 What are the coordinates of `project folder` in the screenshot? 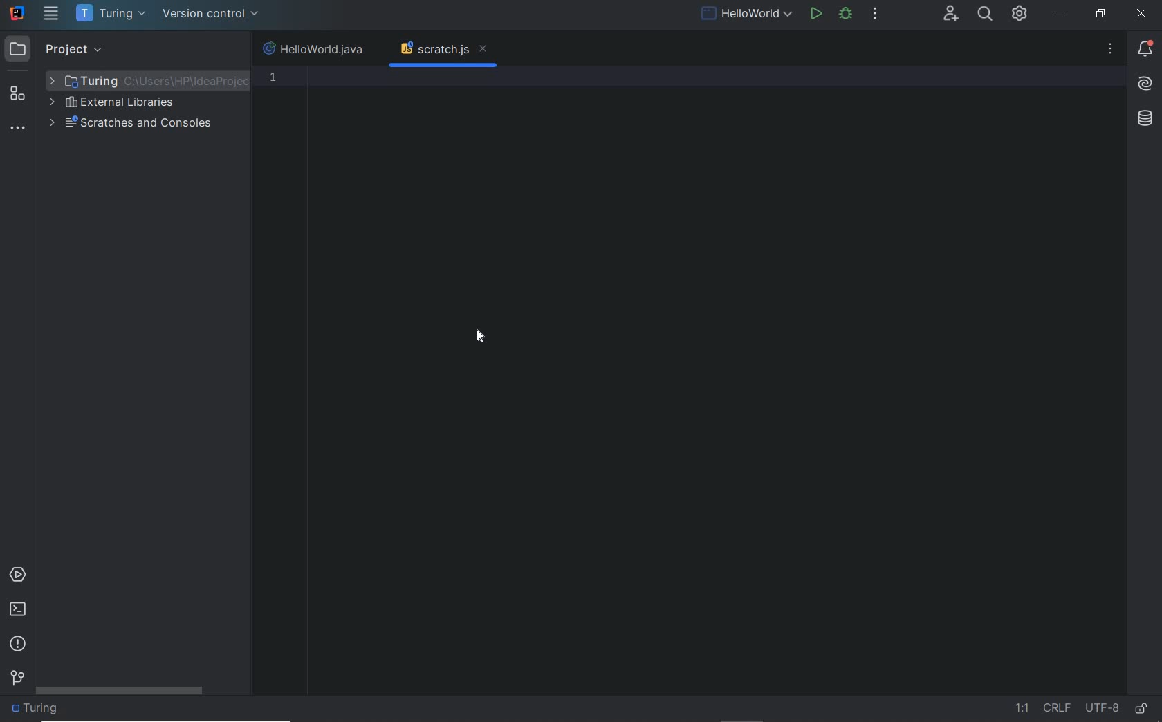 It's located at (148, 80).